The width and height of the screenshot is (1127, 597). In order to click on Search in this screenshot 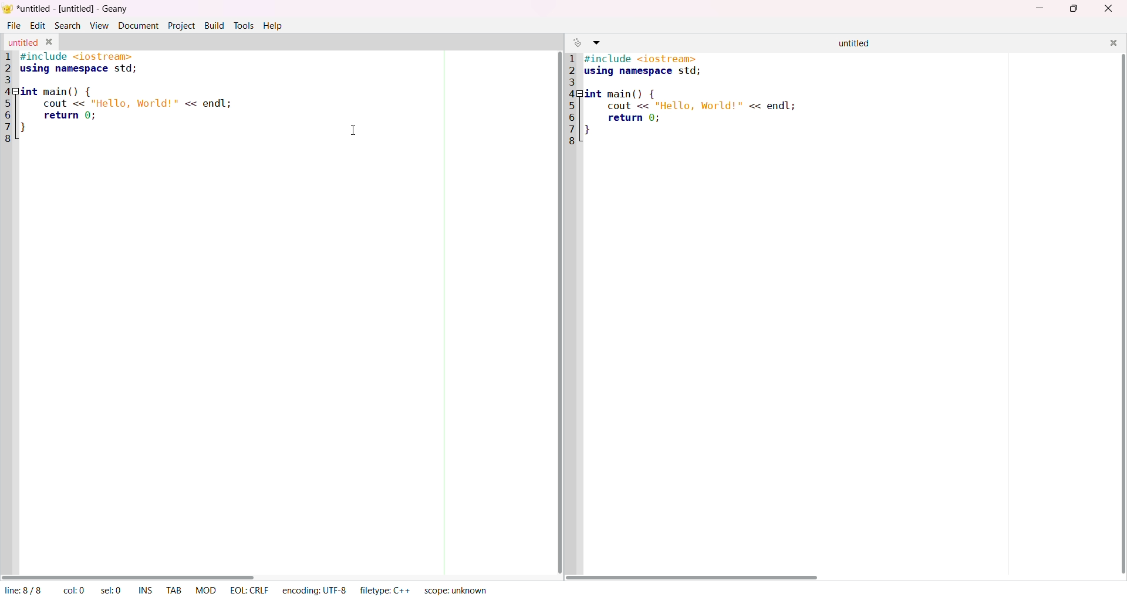, I will do `click(69, 26)`.